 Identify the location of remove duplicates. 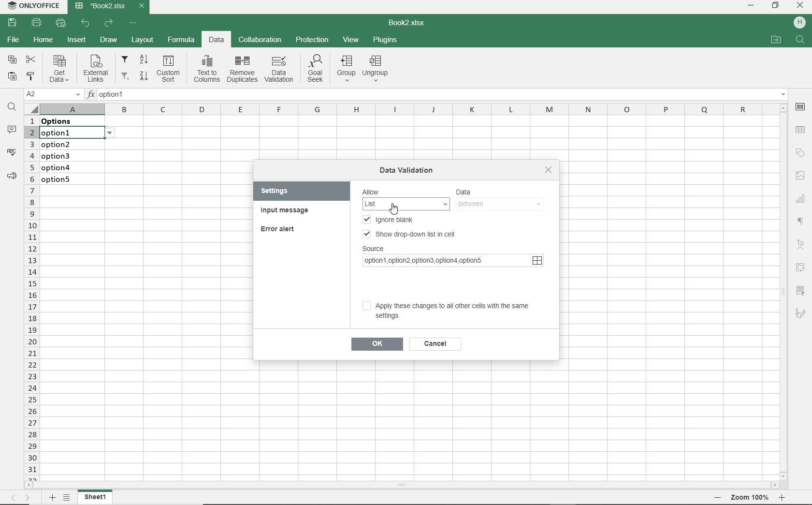
(242, 70).